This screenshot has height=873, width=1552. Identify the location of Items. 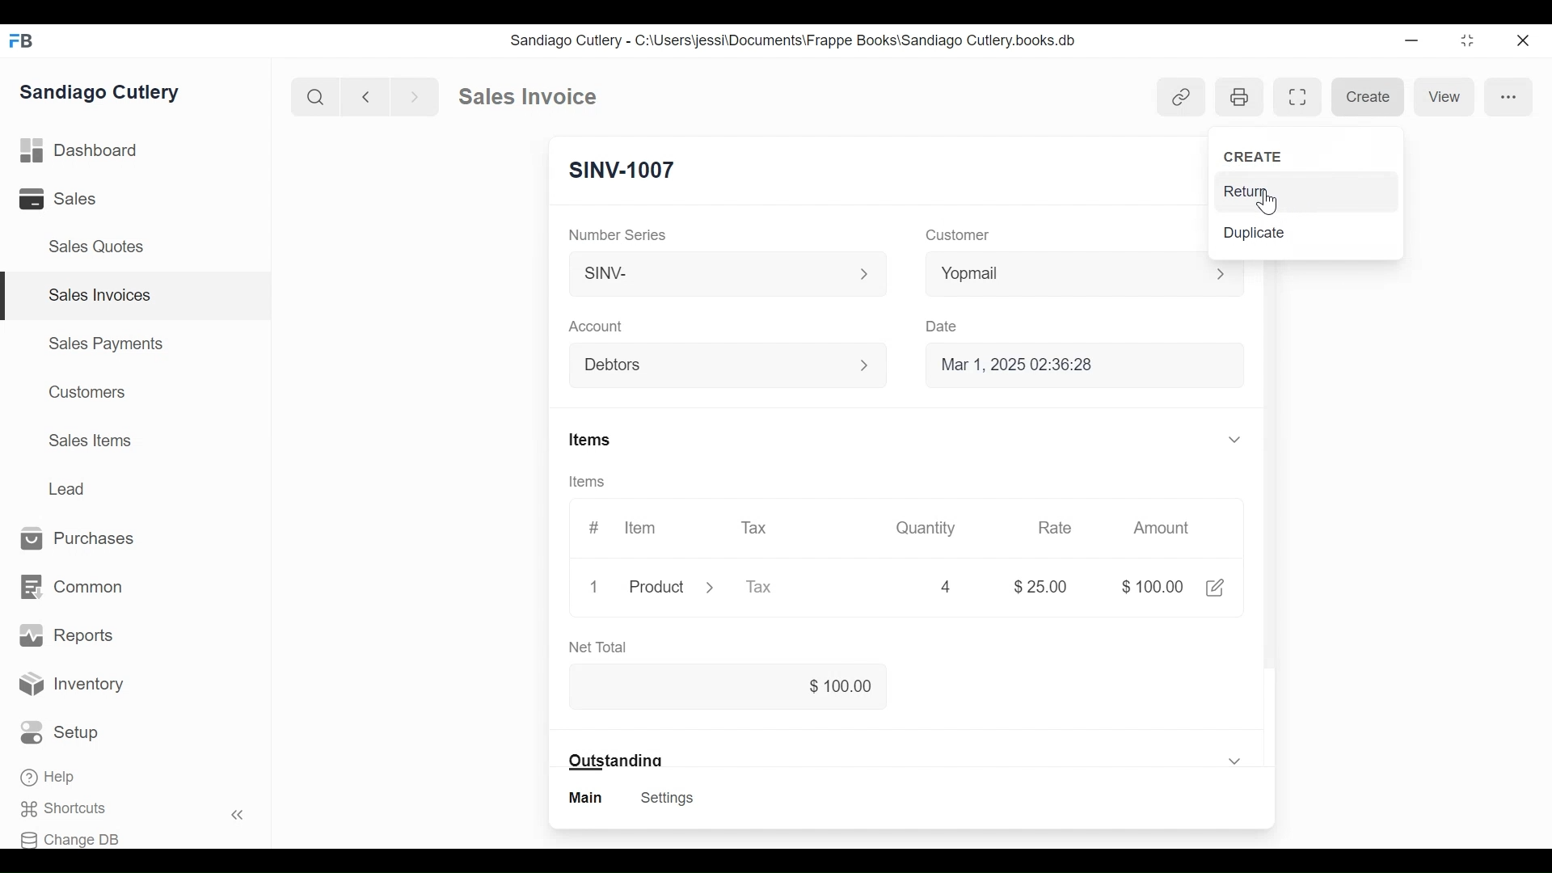
(588, 481).